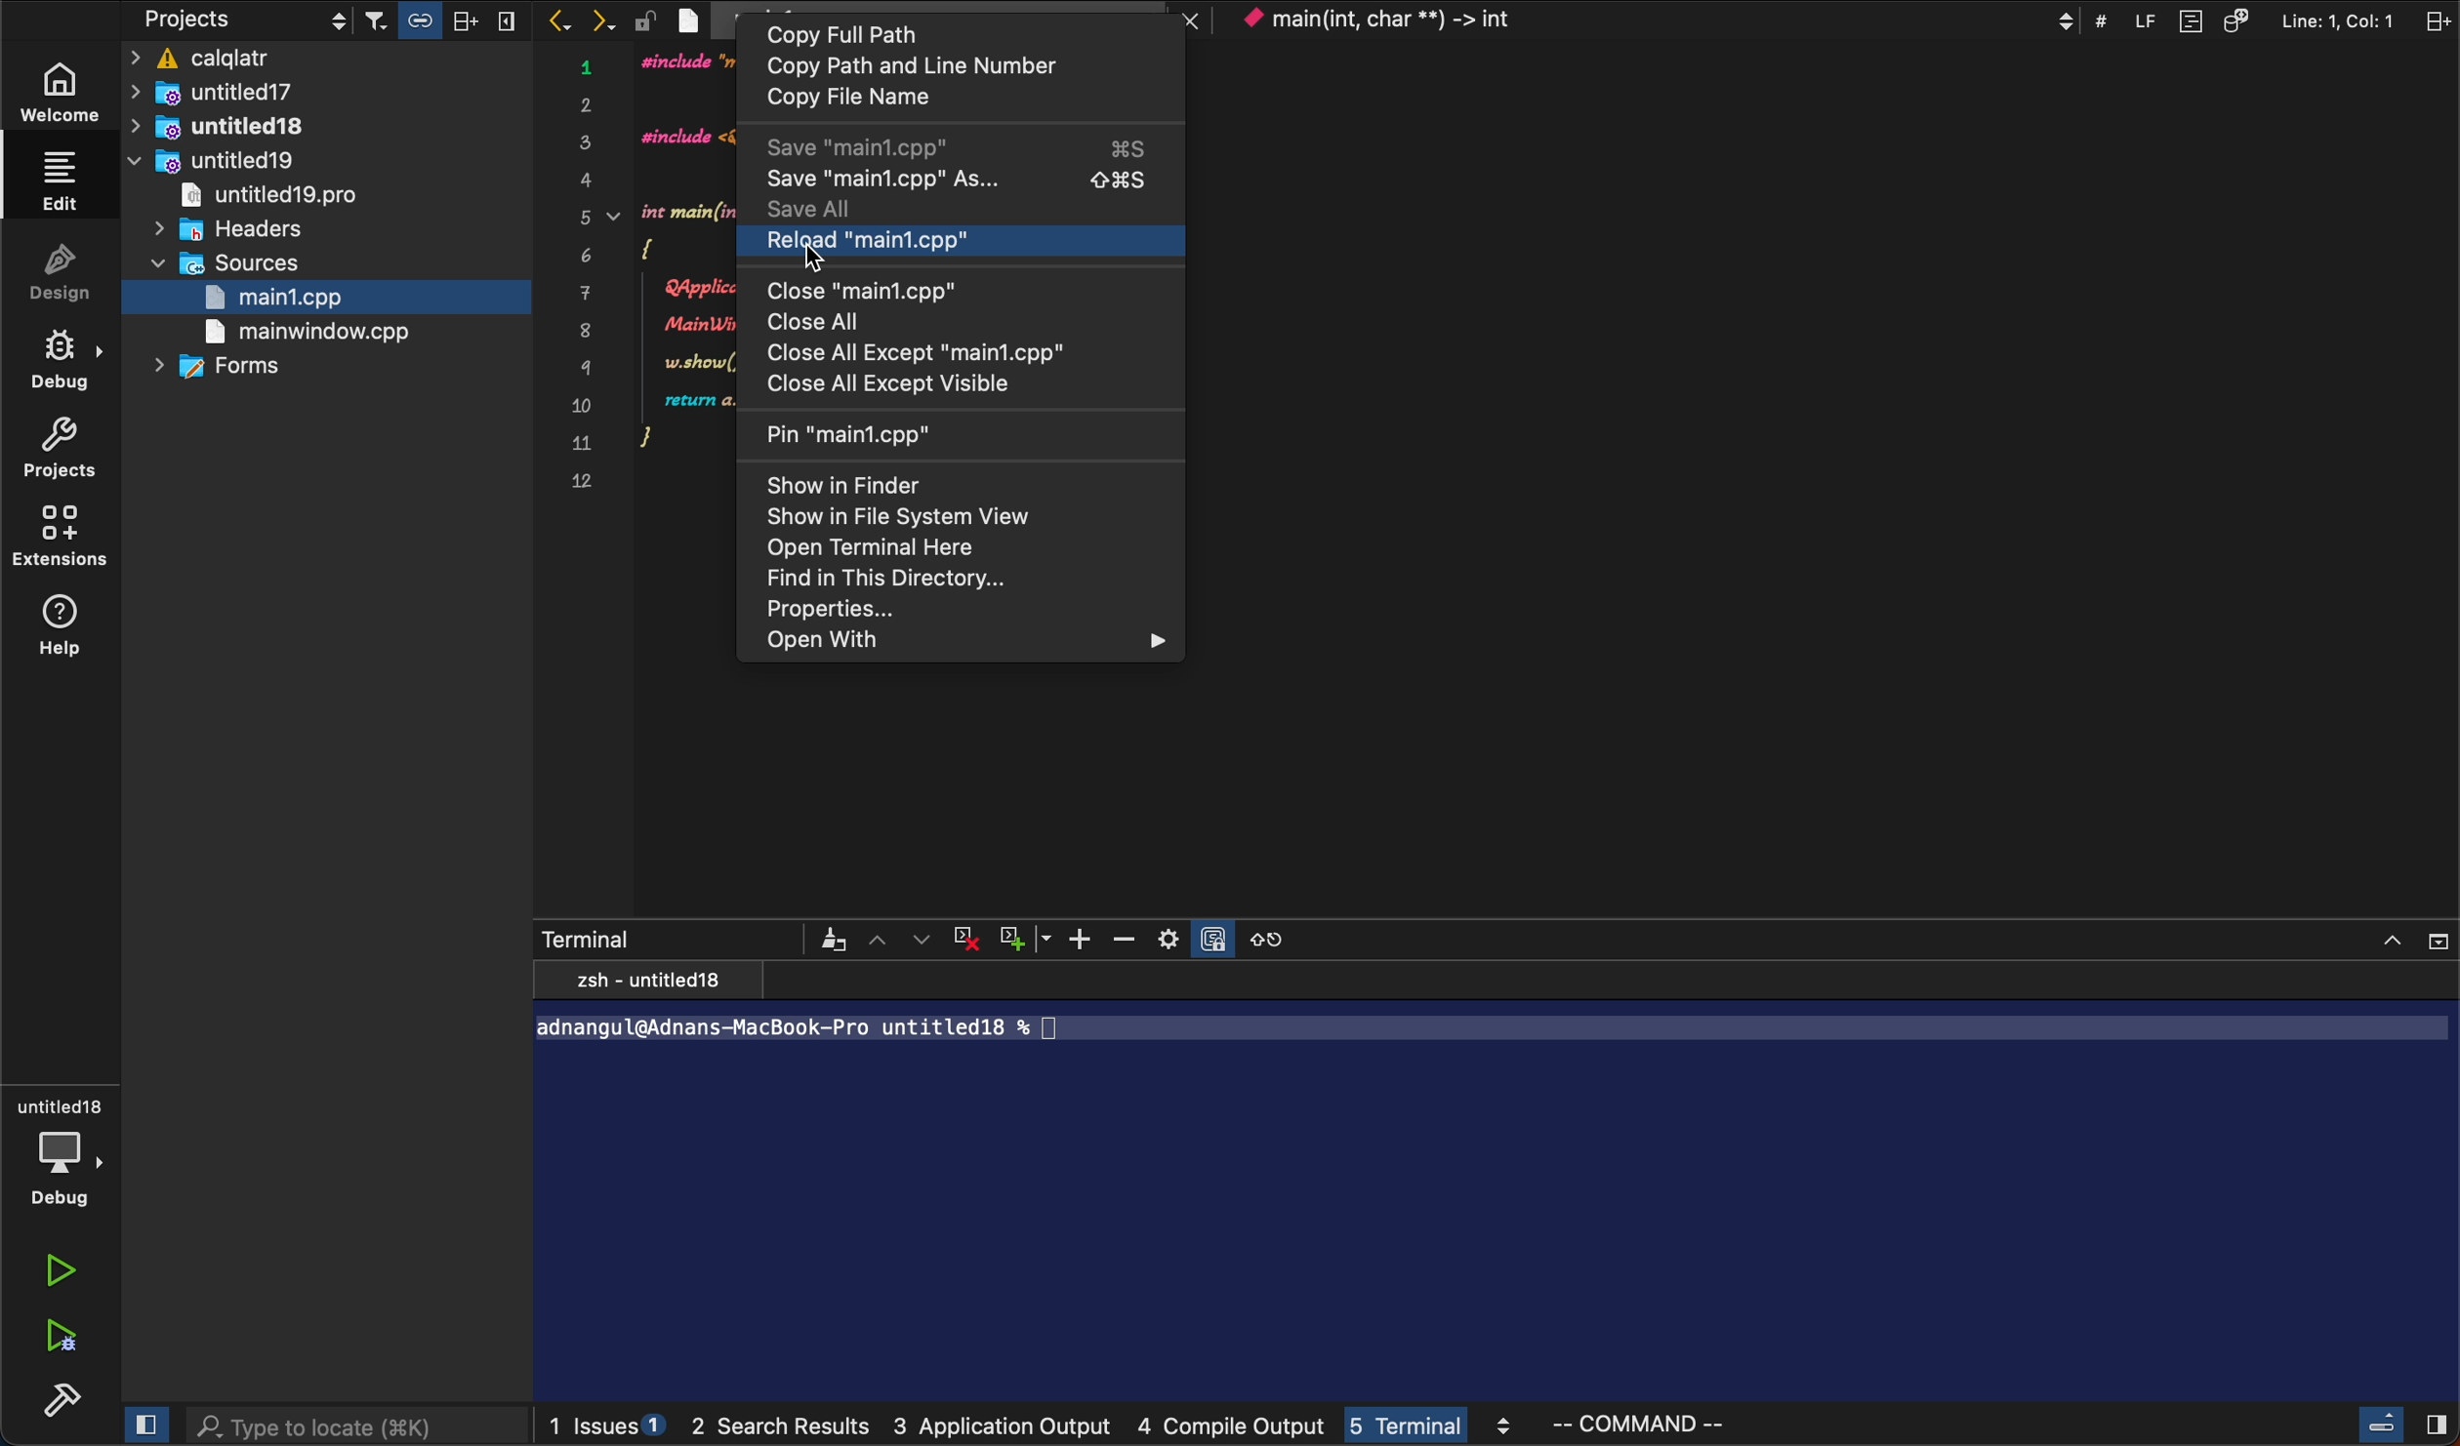  I want to click on plus, so click(1028, 939).